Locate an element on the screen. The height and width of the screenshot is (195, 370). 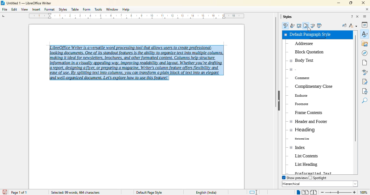
styles is located at coordinates (287, 17).